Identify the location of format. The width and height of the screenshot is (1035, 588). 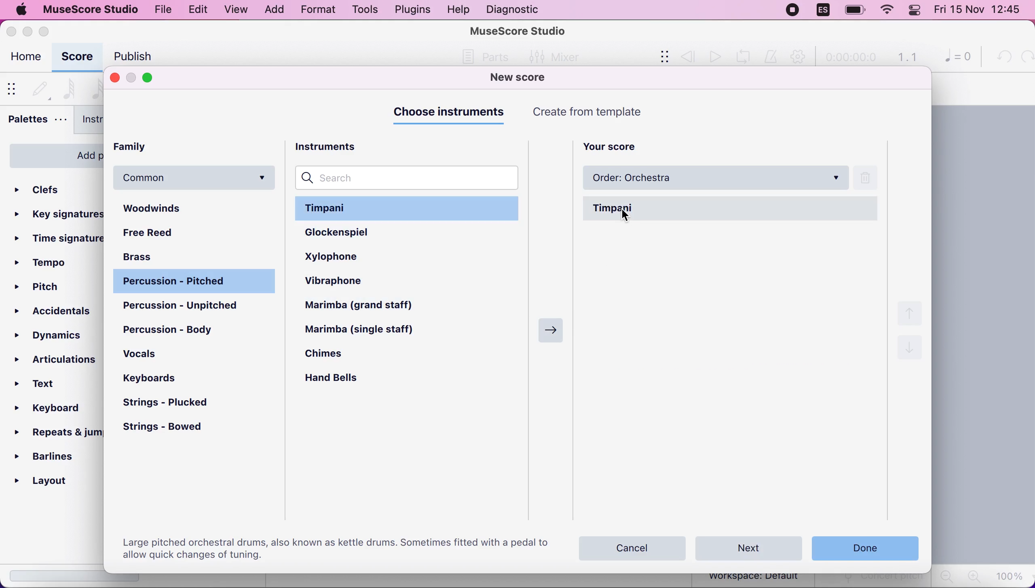
(315, 11).